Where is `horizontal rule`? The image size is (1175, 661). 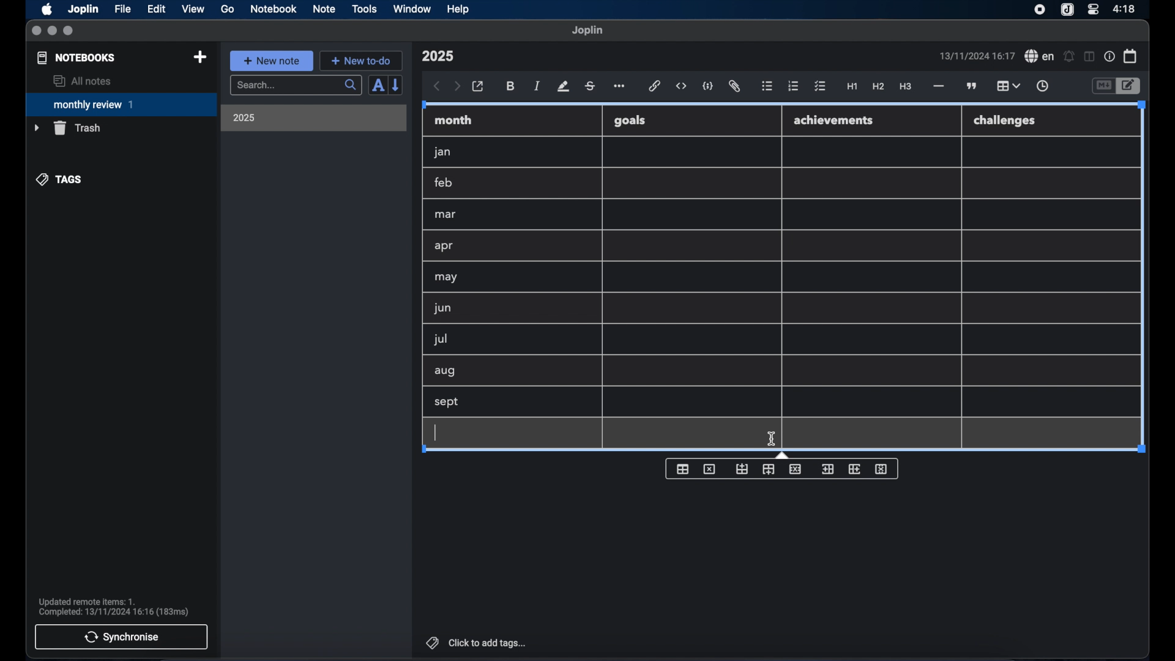
horizontal rule is located at coordinates (938, 86).